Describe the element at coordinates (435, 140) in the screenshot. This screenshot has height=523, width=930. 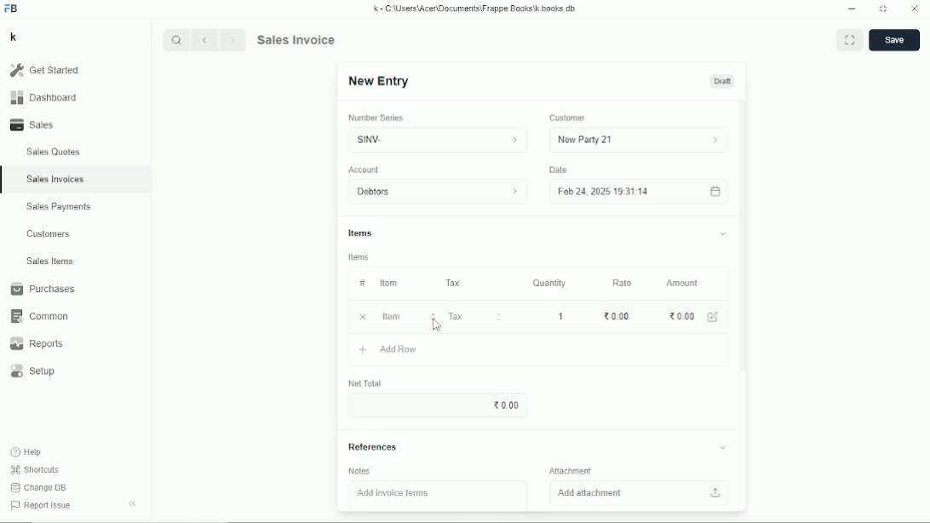
I see `SINV` at that location.